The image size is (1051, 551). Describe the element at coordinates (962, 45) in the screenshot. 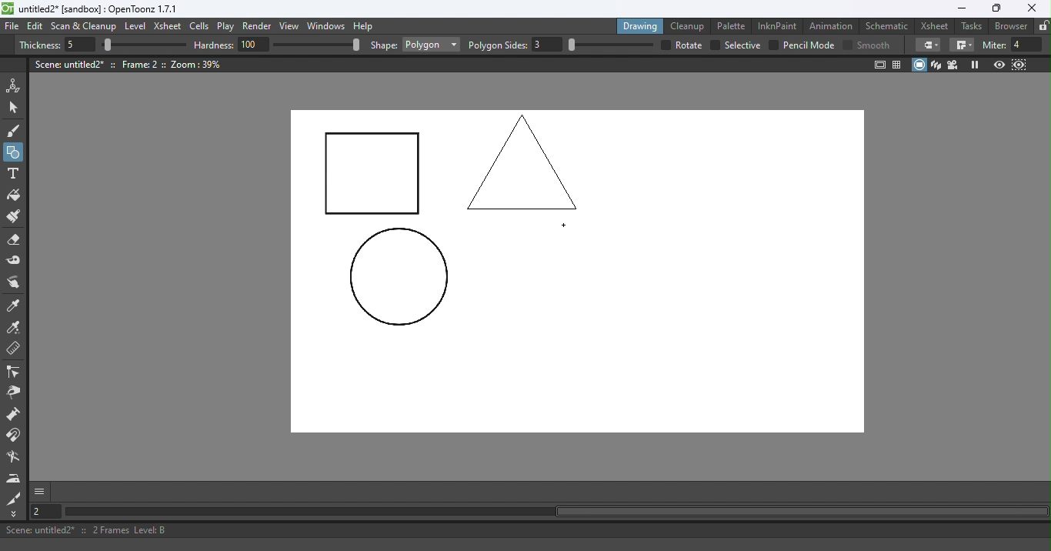

I see `Border corners` at that location.